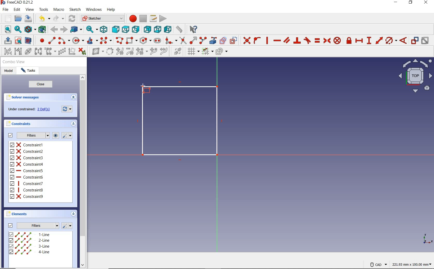  I want to click on filters, so click(33, 226).